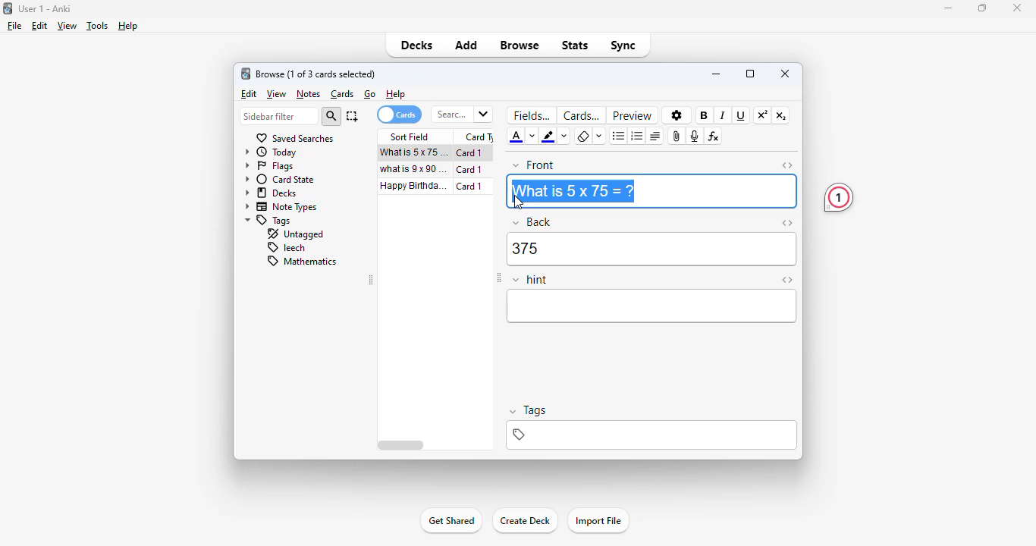  What do you see at coordinates (787, 280) in the screenshot?
I see `toggle HTML editor` at bounding box center [787, 280].